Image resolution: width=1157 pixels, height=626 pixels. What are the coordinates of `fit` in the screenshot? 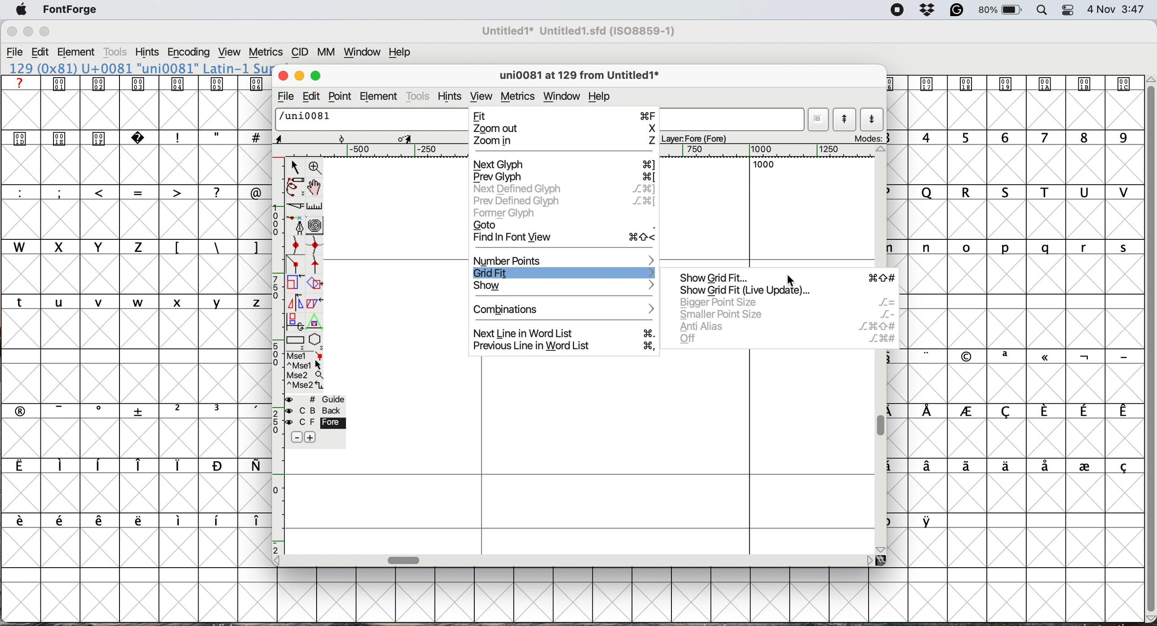 It's located at (564, 115).